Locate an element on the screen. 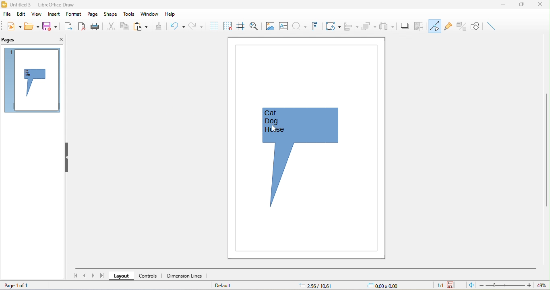 The height and width of the screenshot is (290, 550). layout is located at coordinates (122, 276).